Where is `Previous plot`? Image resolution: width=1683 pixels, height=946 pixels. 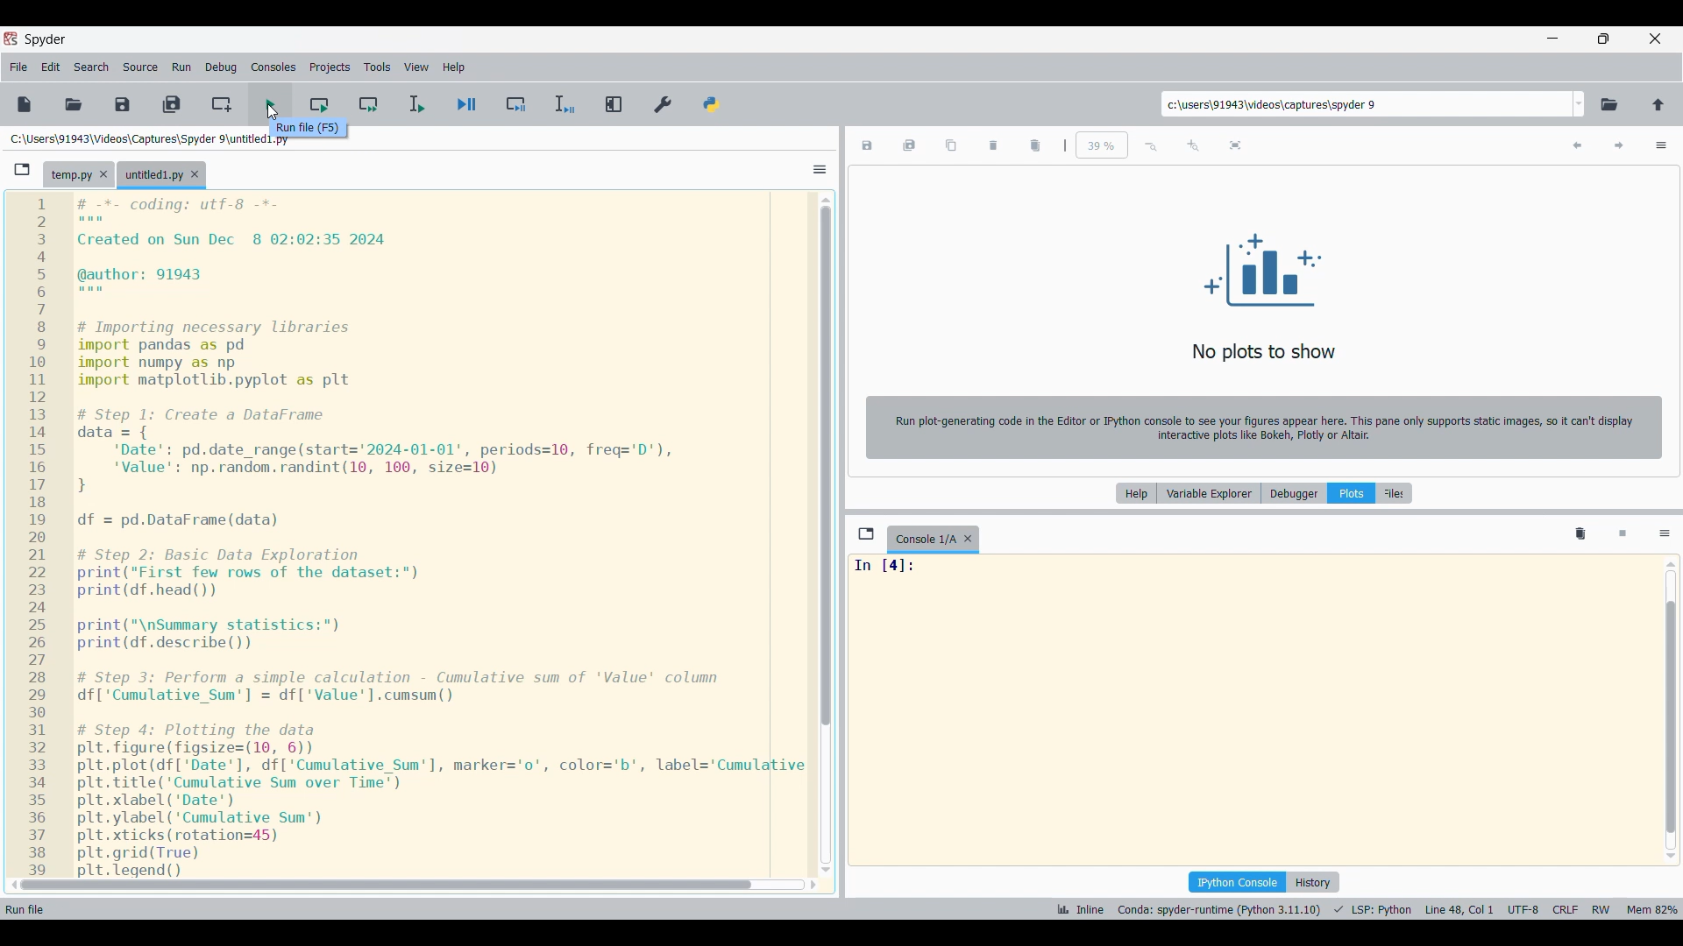 Previous plot is located at coordinates (1579, 145).